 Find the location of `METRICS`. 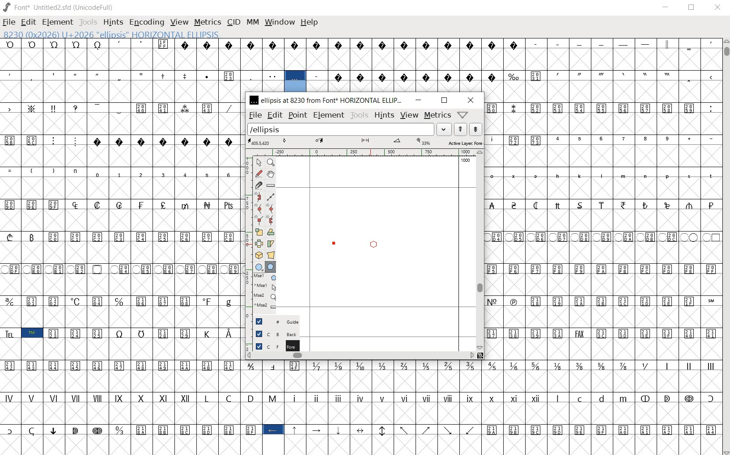

METRICS is located at coordinates (208, 22).